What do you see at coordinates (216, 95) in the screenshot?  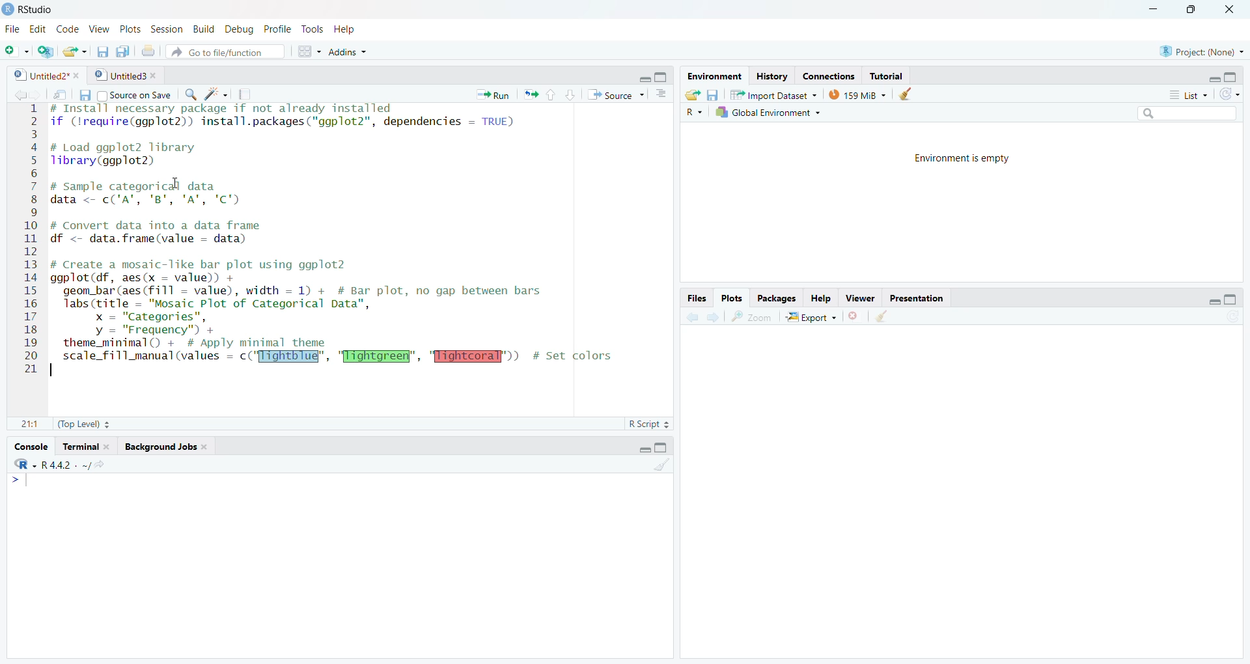 I see `Code Tools` at bounding box center [216, 95].